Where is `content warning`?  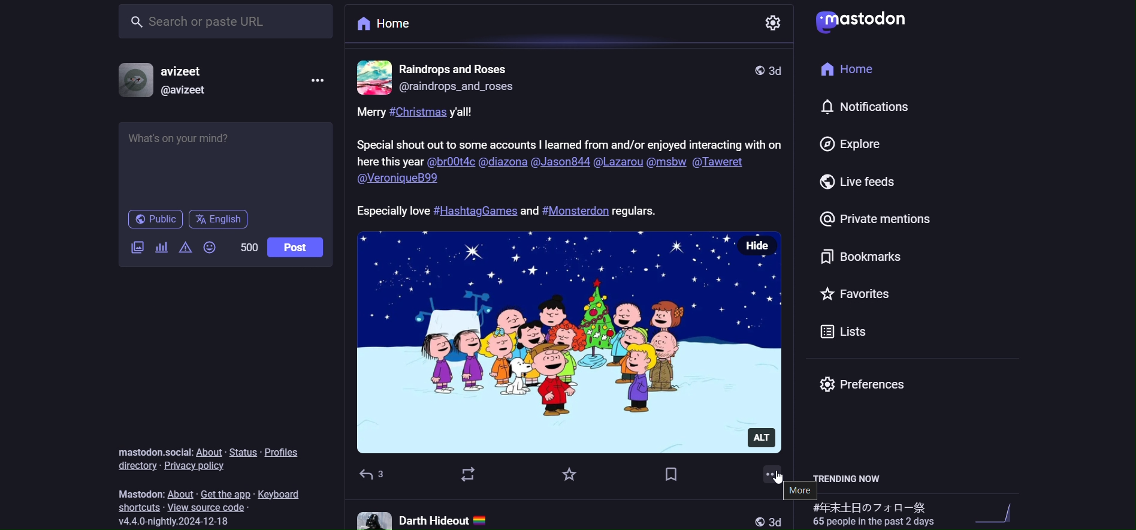
content warning is located at coordinates (185, 248).